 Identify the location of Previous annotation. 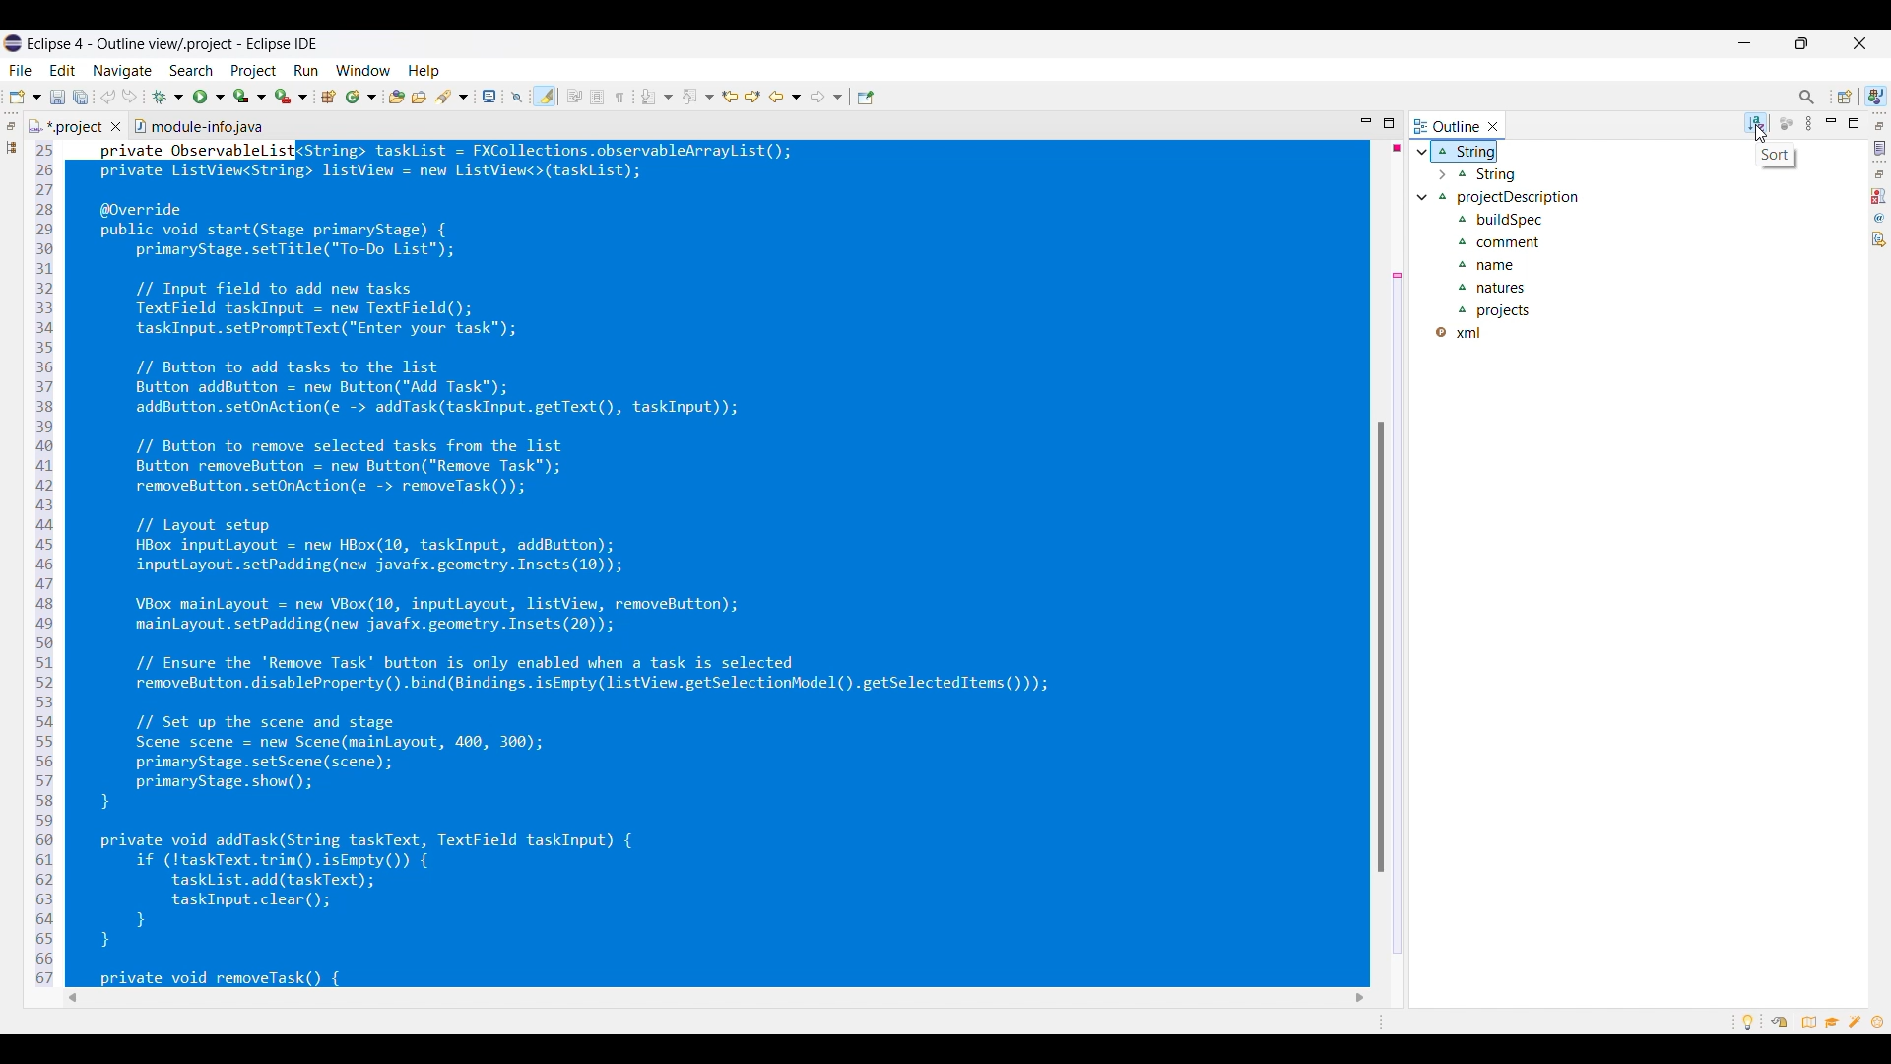
(698, 97).